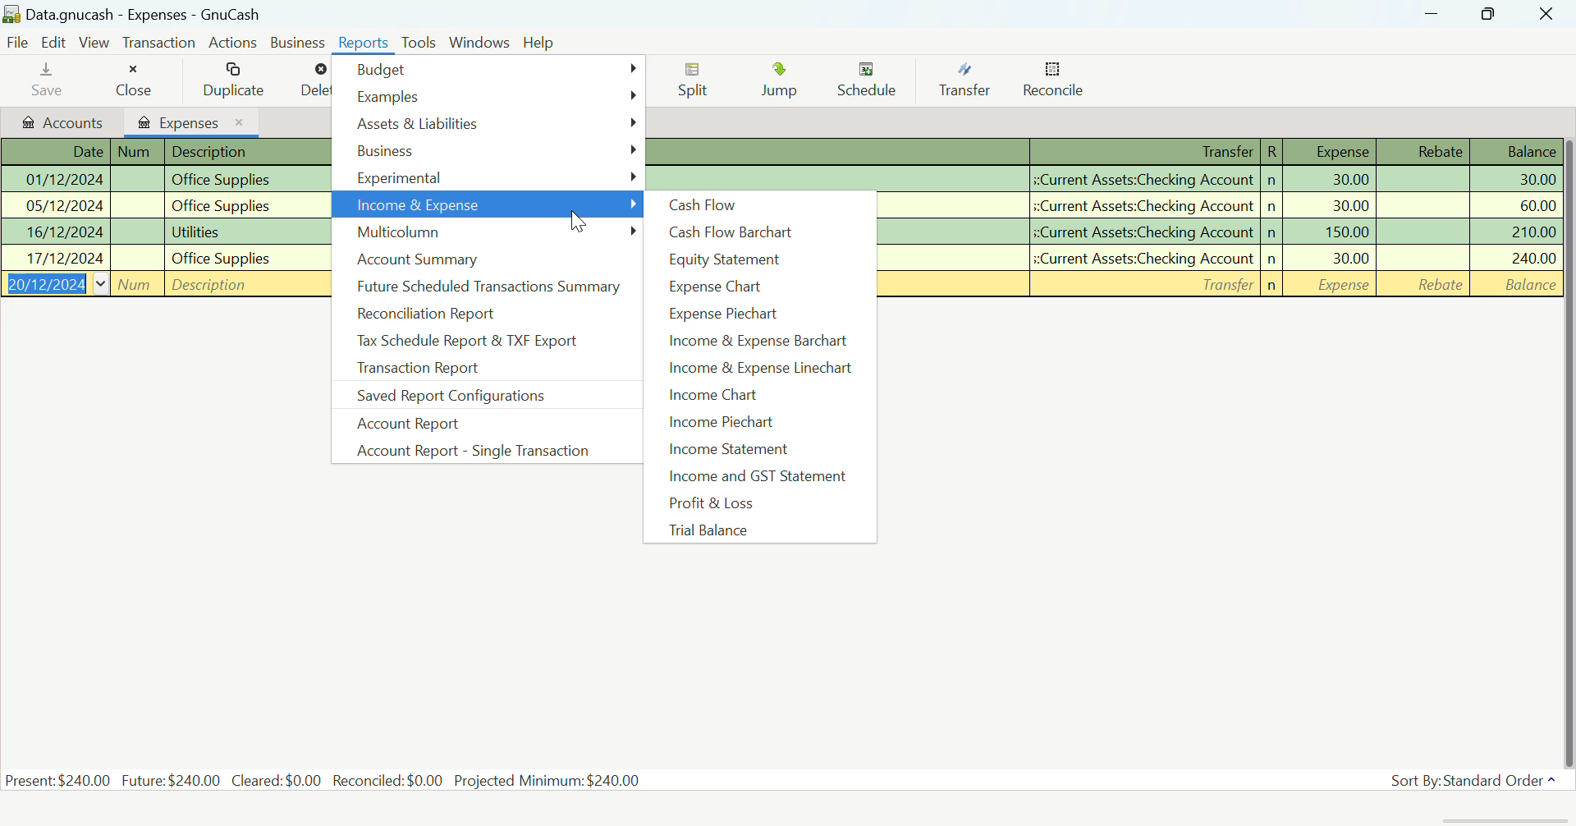  Describe the element at coordinates (488, 284) in the screenshot. I see `Future Scheduled Transactions Summary` at that location.